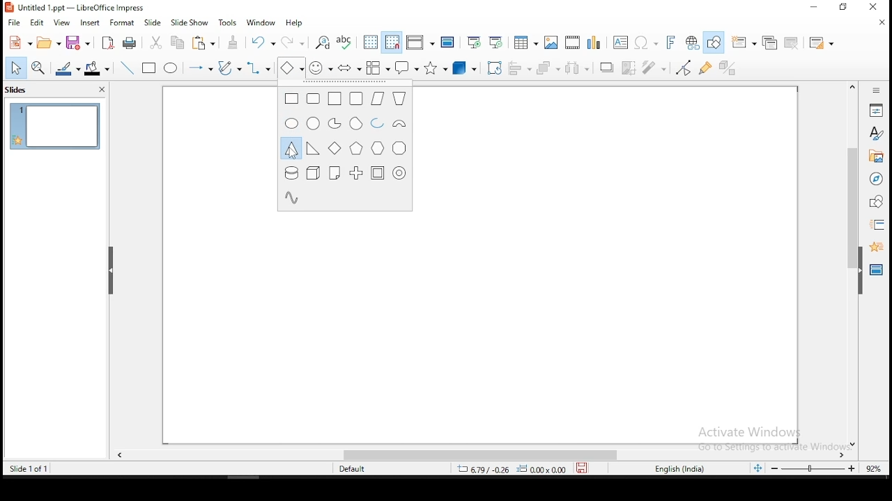 The width and height of the screenshot is (892, 501). What do you see at coordinates (594, 41) in the screenshot?
I see `charts` at bounding box center [594, 41].